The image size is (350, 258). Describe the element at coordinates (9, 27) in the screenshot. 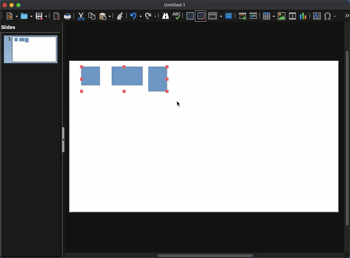

I see `Slides` at that location.